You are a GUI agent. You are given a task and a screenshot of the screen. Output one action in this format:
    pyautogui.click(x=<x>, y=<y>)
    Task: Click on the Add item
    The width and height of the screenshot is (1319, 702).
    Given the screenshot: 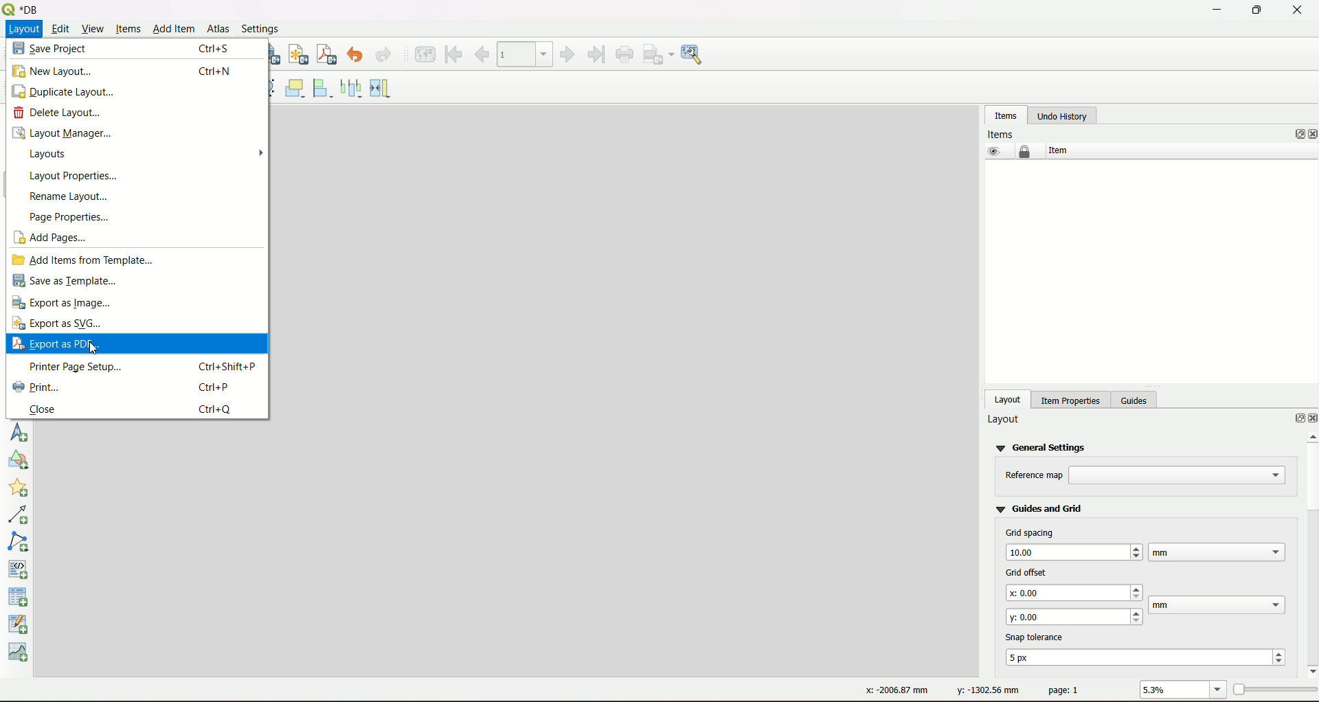 What is the action you would take?
    pyautogui.click(x=173, y=27)
    